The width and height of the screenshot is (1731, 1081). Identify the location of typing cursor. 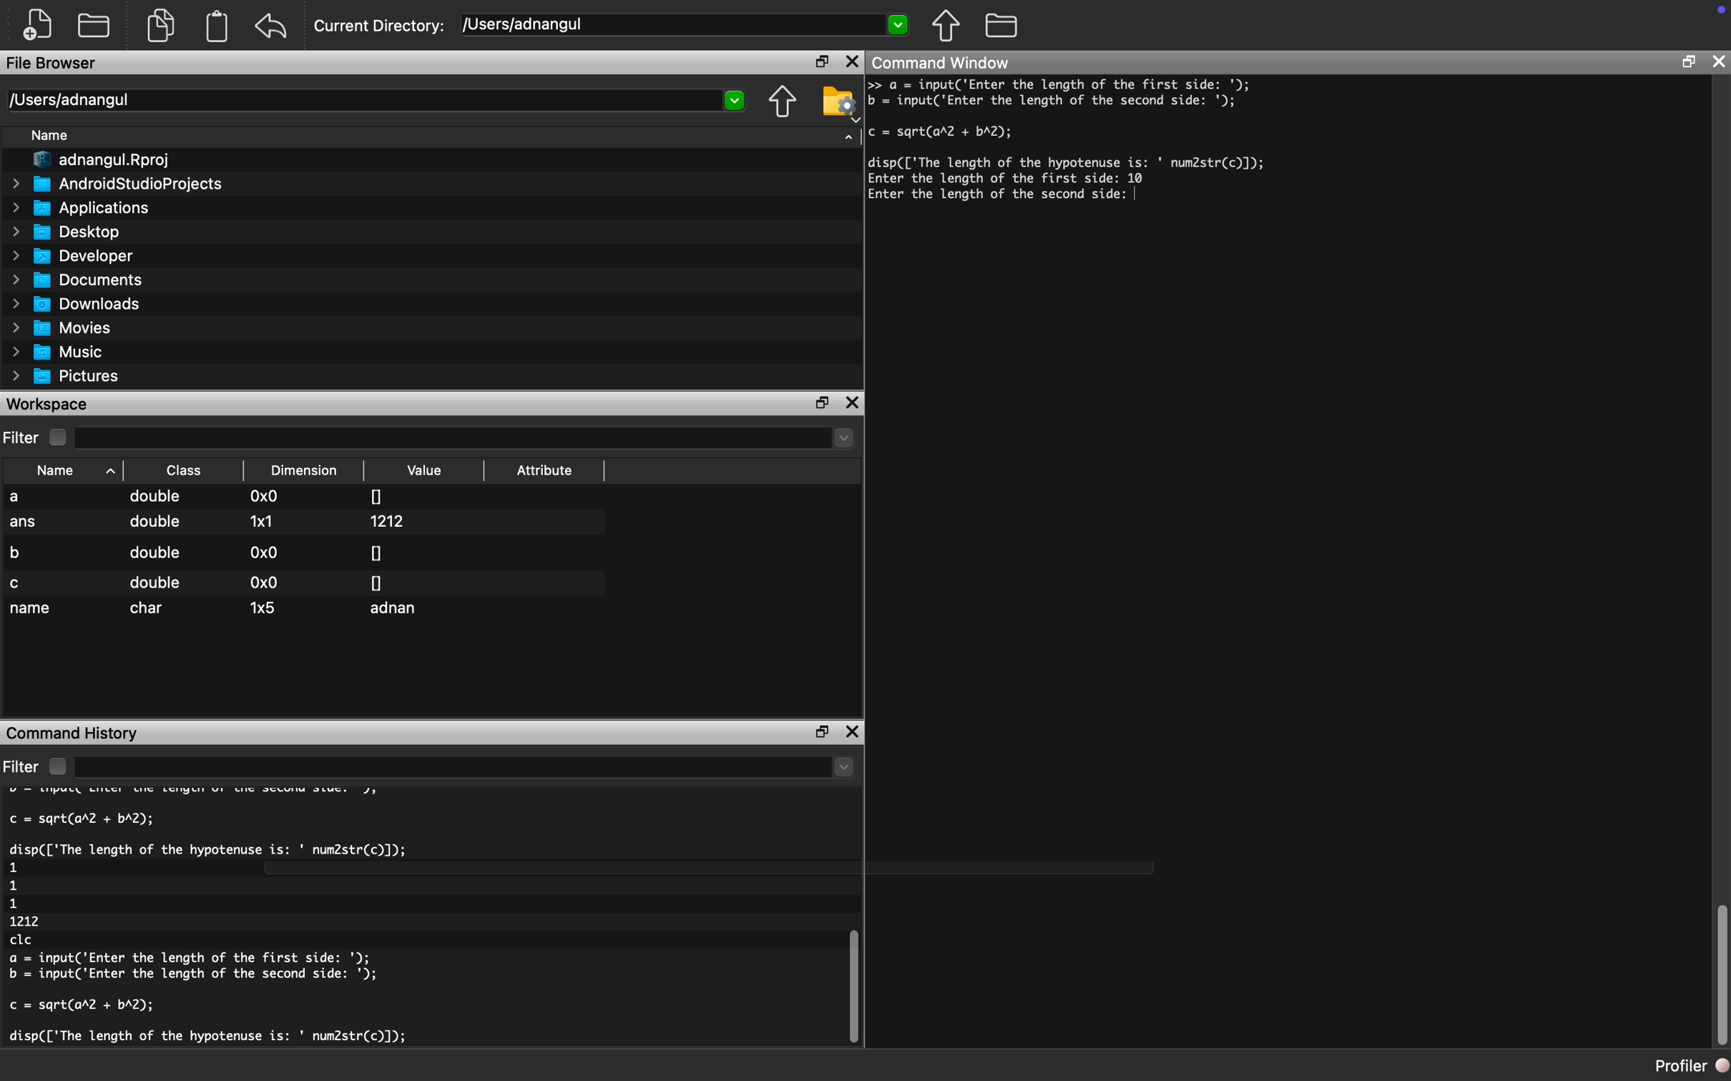
(1140, 197).